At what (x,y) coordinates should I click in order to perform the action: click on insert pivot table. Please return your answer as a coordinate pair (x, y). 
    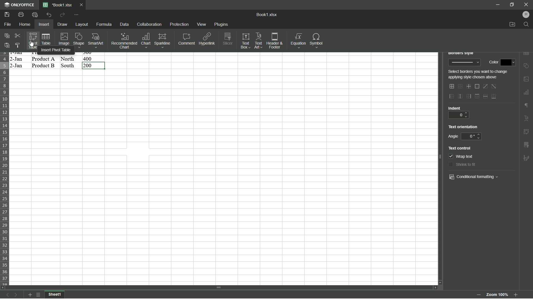
    Looking at the image, I should click on (527, 132).